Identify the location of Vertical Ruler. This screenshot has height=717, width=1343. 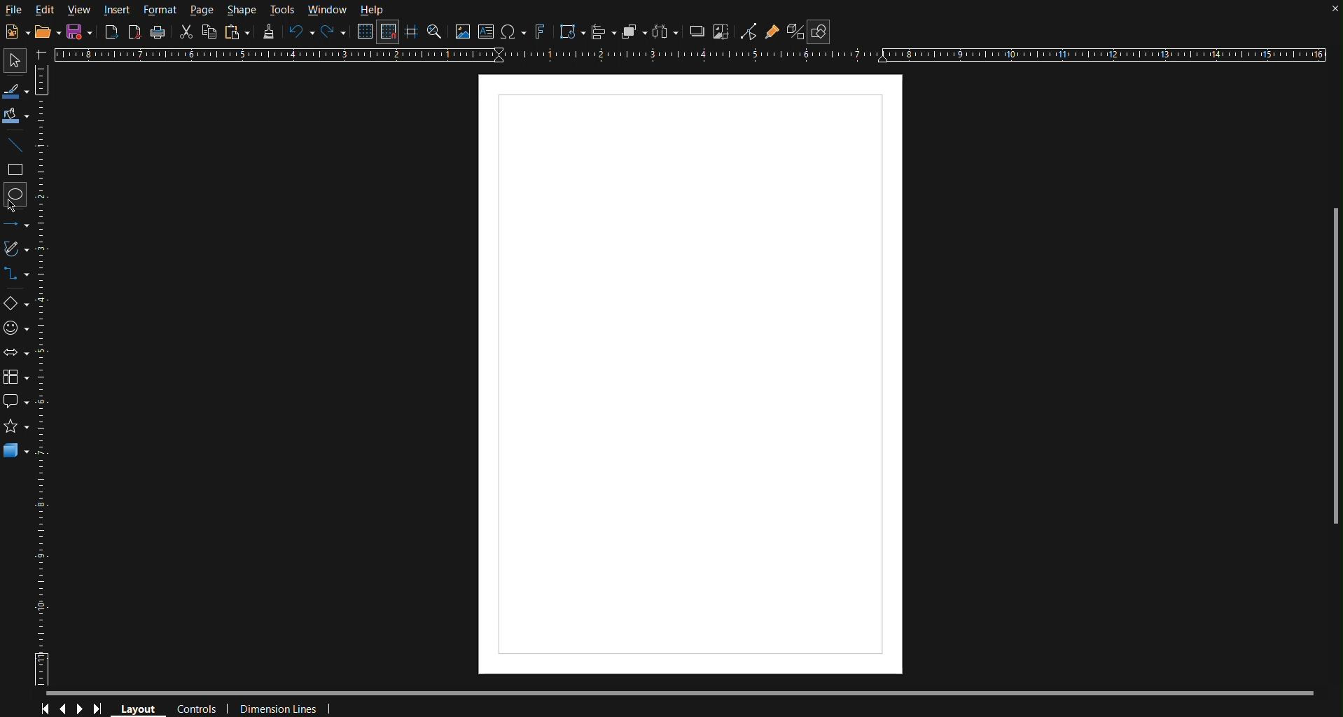
(46, 377).